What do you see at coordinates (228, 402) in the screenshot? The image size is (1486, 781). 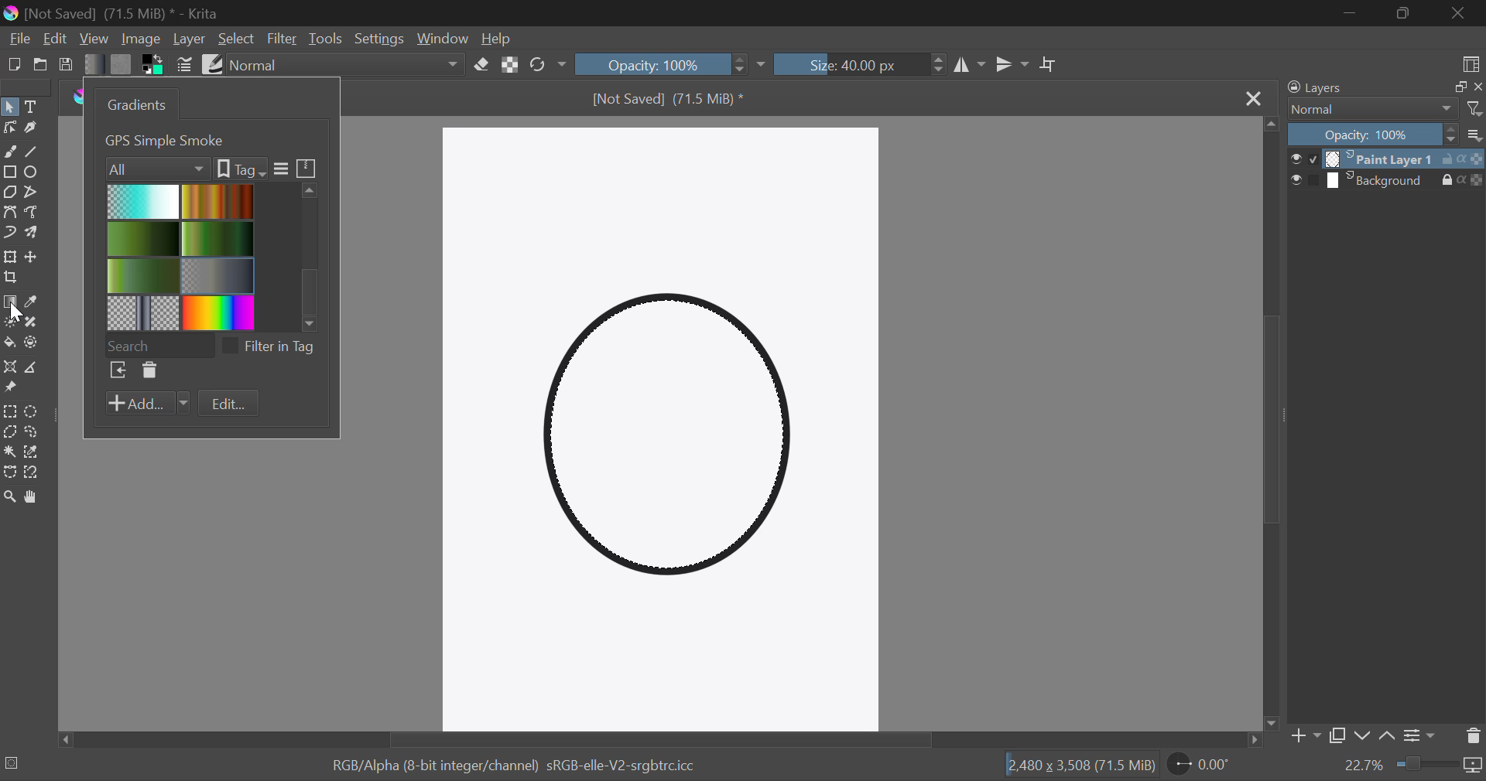 I see `Edit` at bounding box center [228, 402].